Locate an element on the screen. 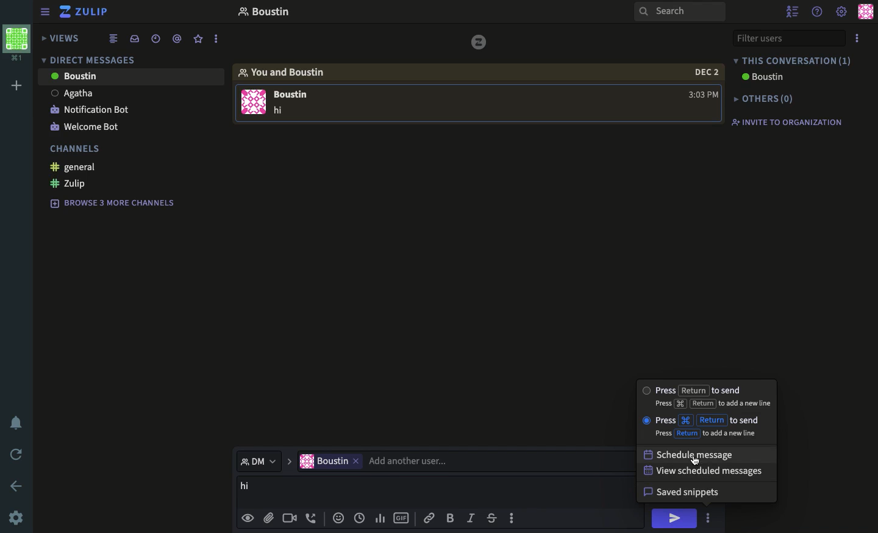  combined feed is located at coordinates (114, 40).